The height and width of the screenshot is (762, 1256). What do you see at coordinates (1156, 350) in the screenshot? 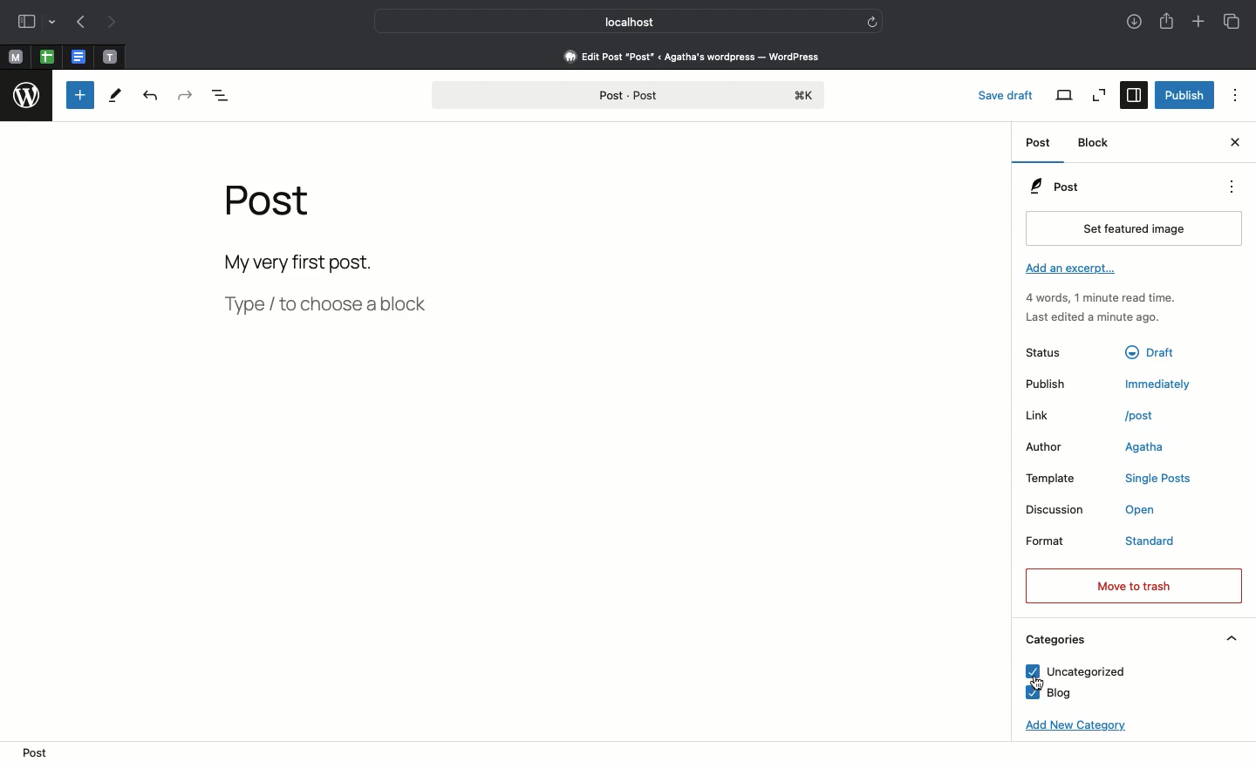
I see `` at bounding box center [1156, 350].